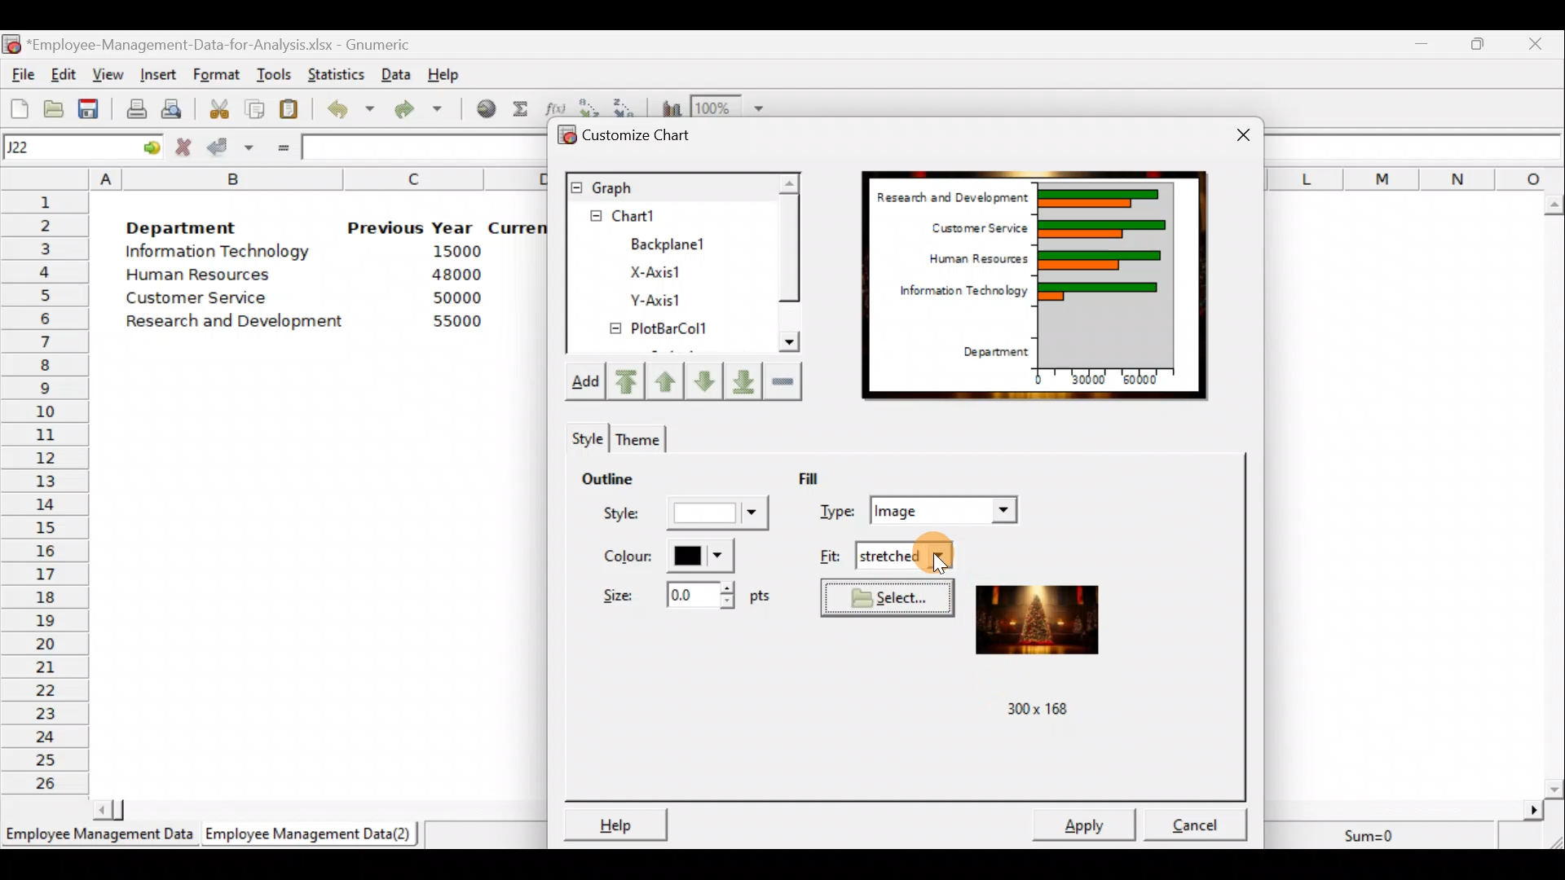  Describe the element at coordinates (352, 112) in the screenshot. I see `Undo last action` at that location.